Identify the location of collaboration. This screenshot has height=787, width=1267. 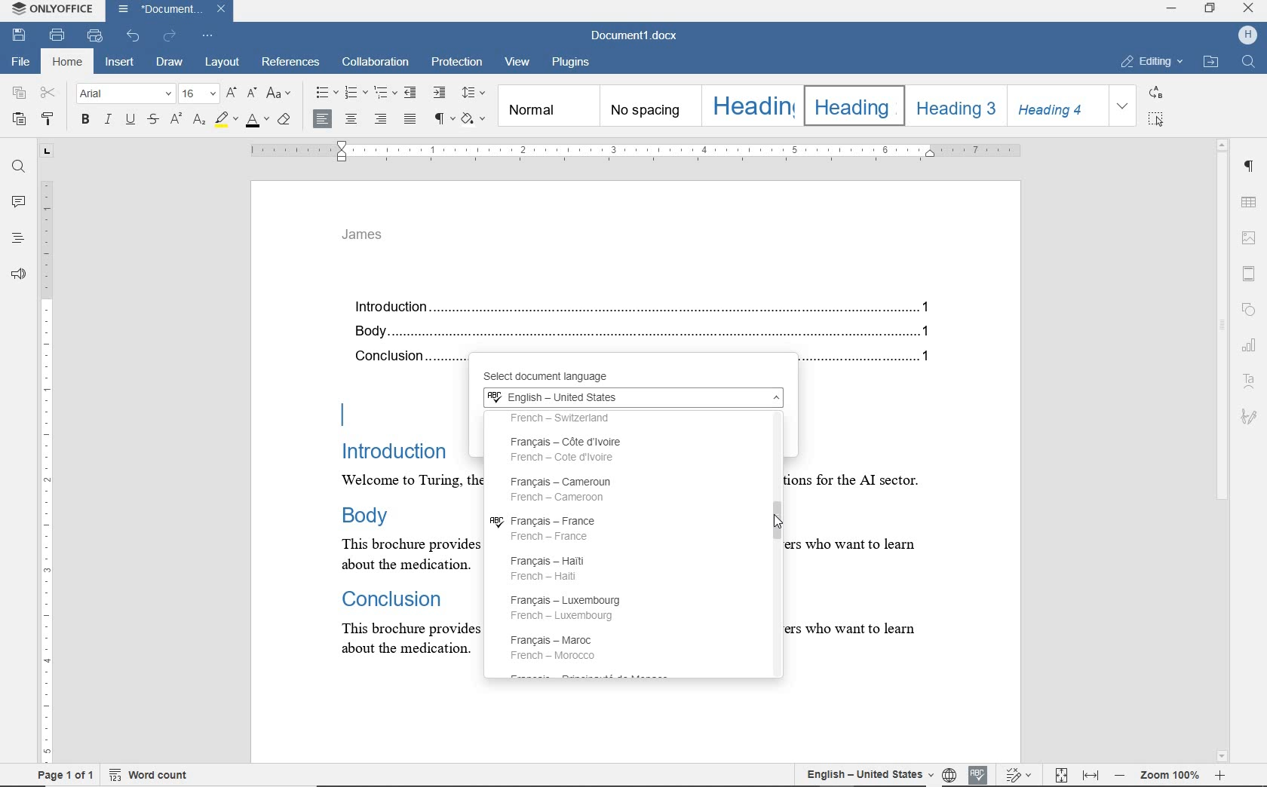
(376, 63).